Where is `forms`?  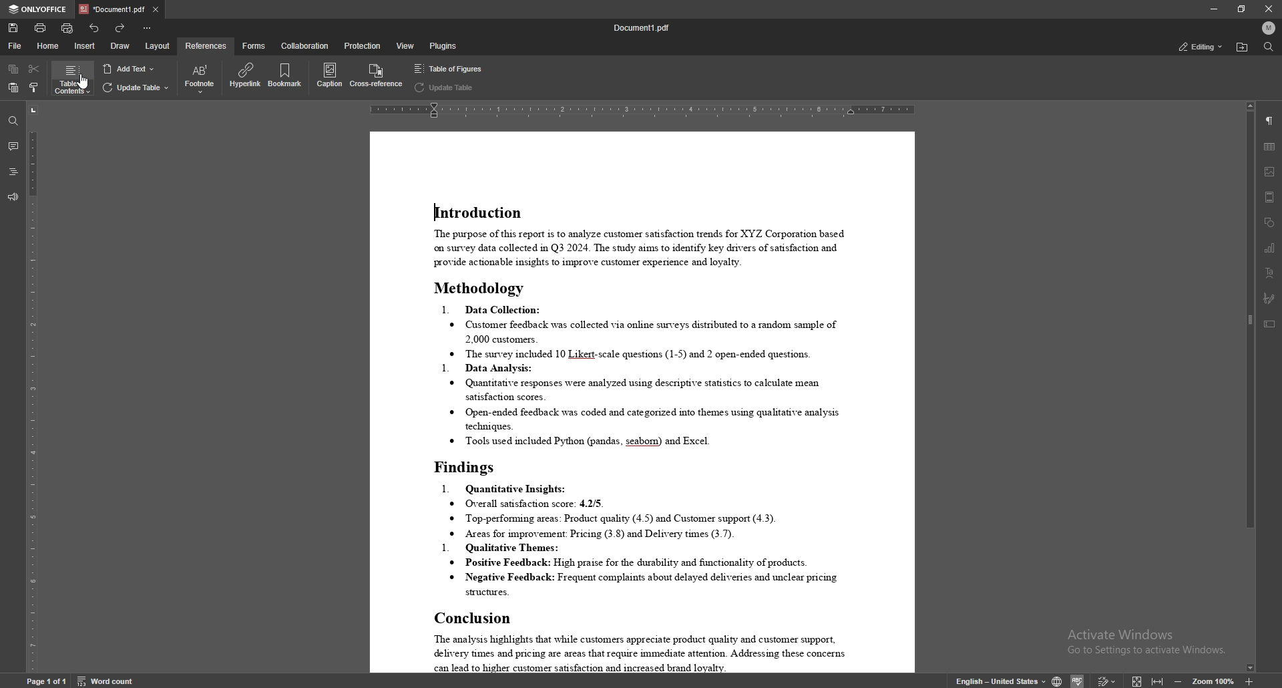
forms is located at coordinates (254, 46).